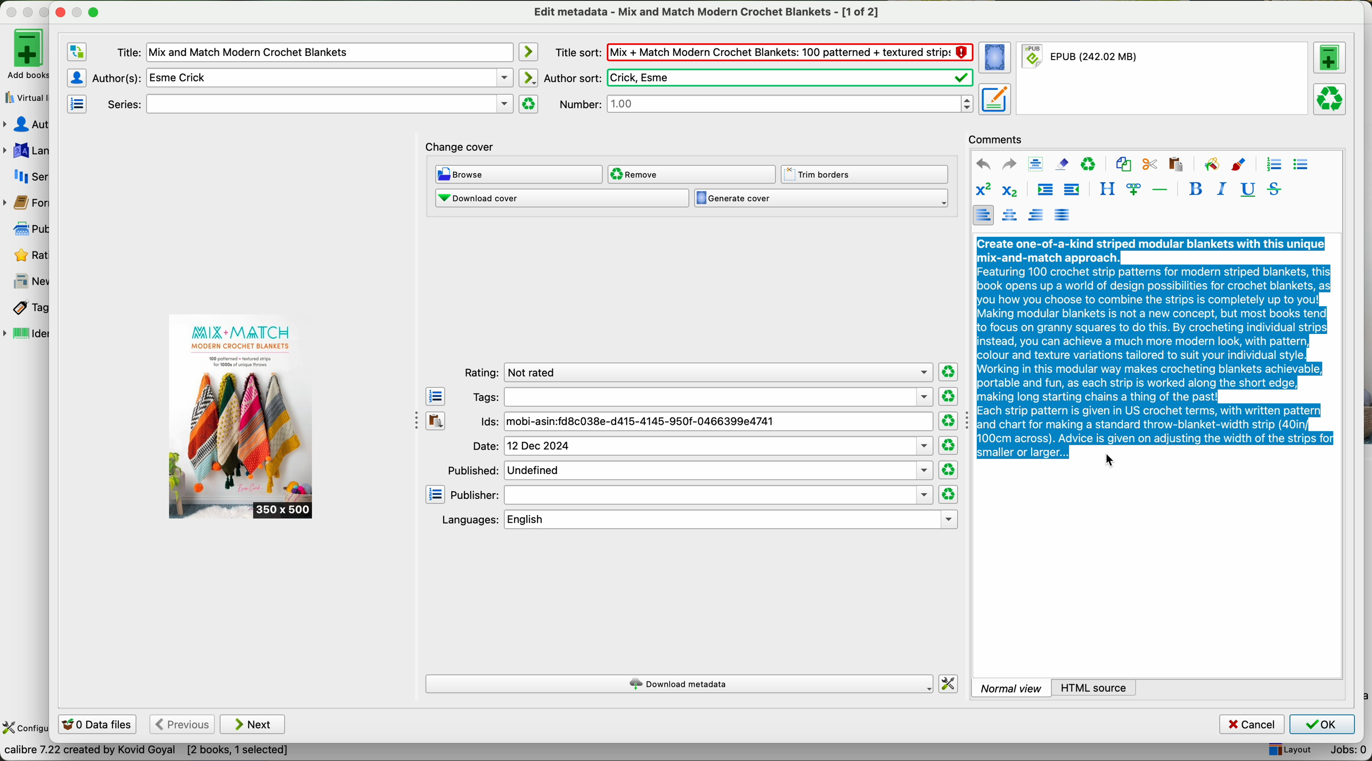  What do you see at coordinates (1044, 191) in the screenshot?
I see `increase indentation` at bounding box center [1044, 191].